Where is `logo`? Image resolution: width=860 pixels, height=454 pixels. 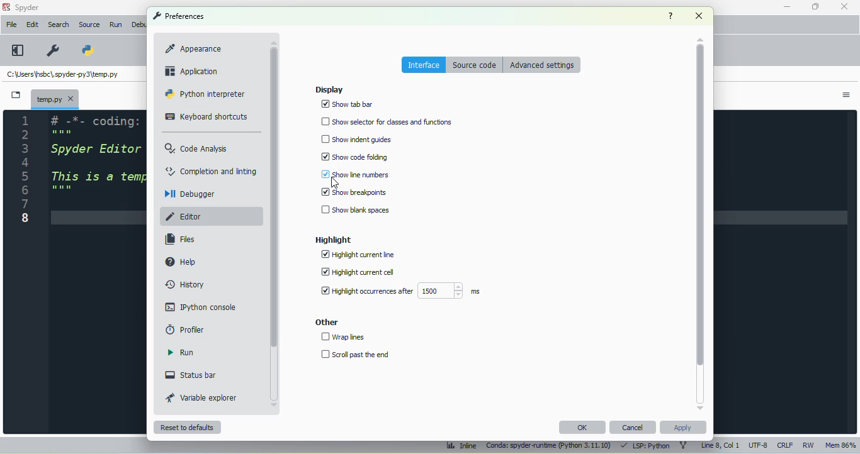
logo is located at coordinates (6, 6).